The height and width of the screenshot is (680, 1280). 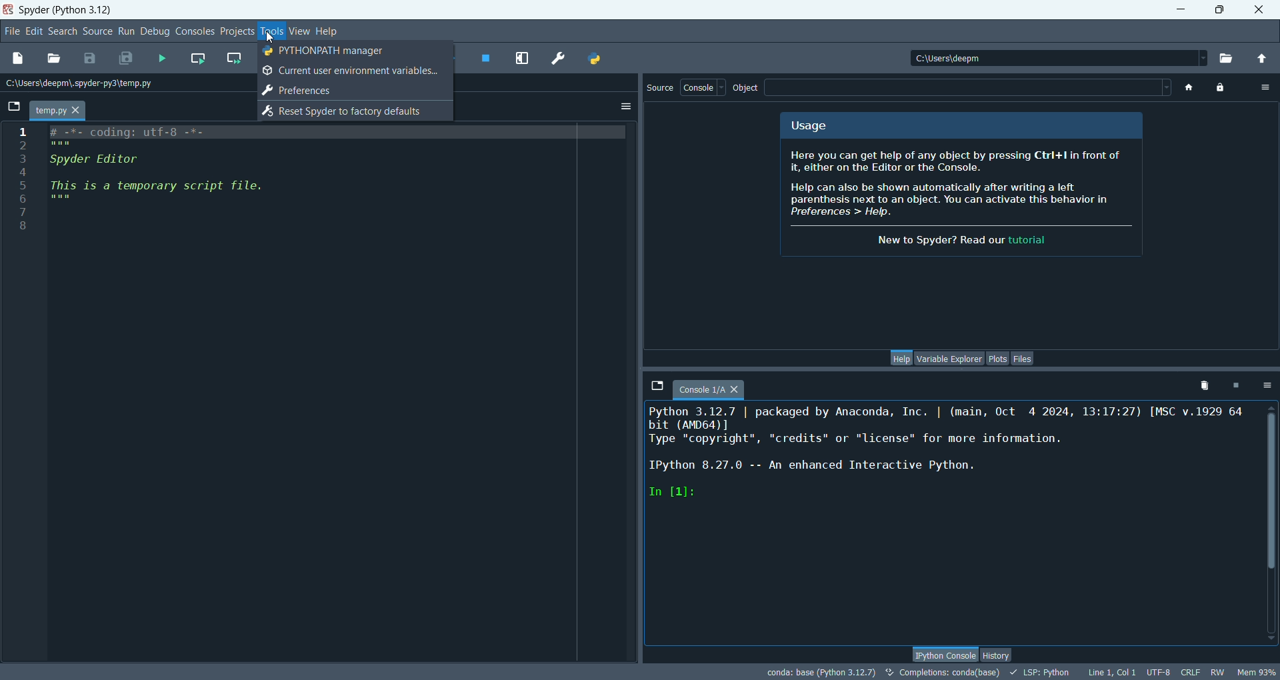 What do you see at coordinates (1267, 385) in the screenshot?
I see `options` at bounding box center [1267, 385].